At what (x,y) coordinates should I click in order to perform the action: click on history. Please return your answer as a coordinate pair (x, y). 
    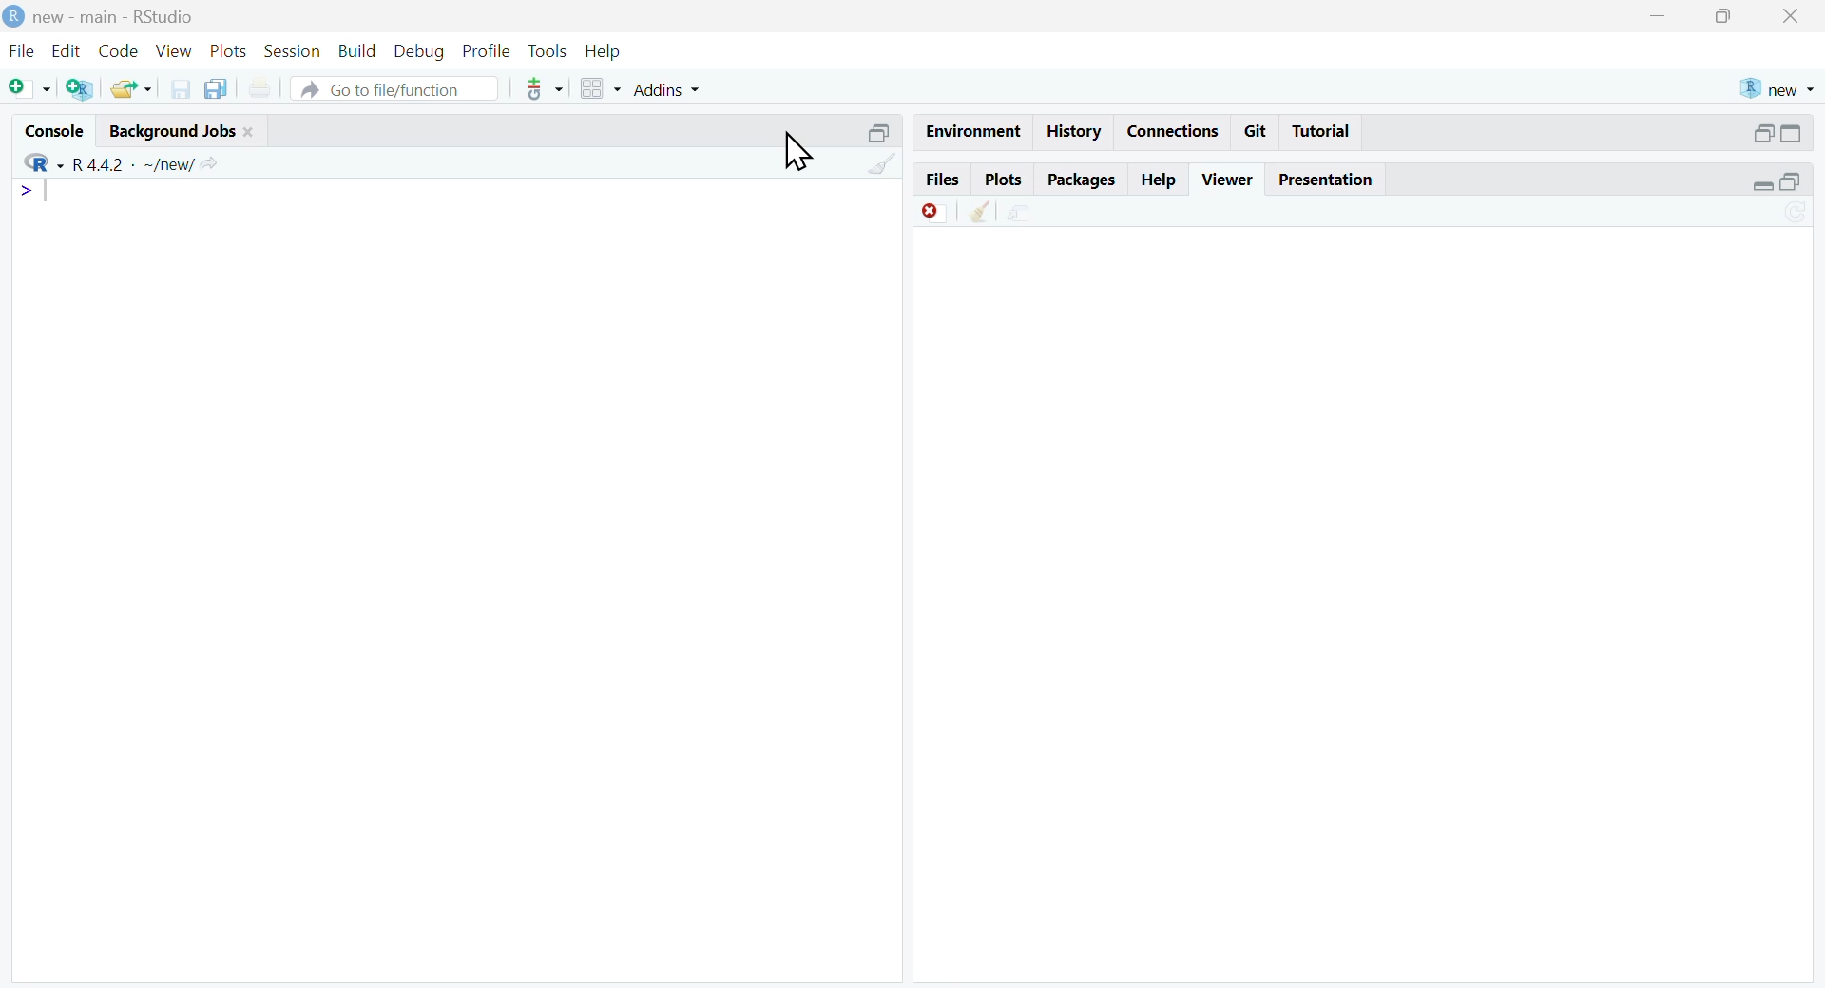
    Looking at the image, I should click on (1070, 133).